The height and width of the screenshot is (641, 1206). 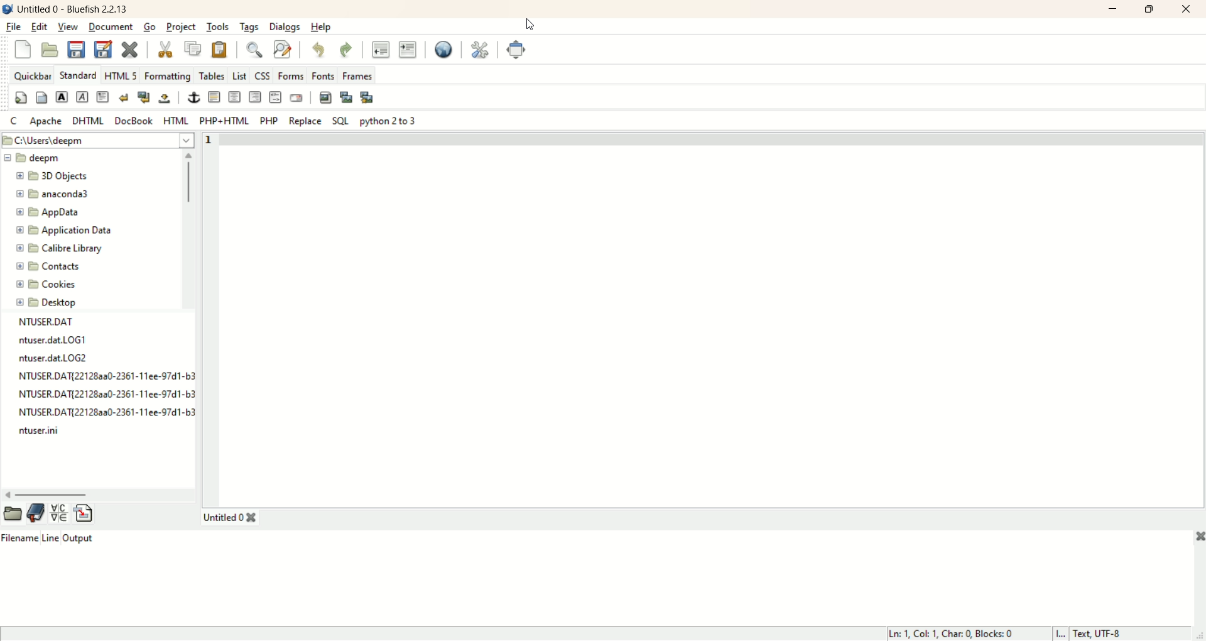 I want to click on indent, so click(x=408, y=48).